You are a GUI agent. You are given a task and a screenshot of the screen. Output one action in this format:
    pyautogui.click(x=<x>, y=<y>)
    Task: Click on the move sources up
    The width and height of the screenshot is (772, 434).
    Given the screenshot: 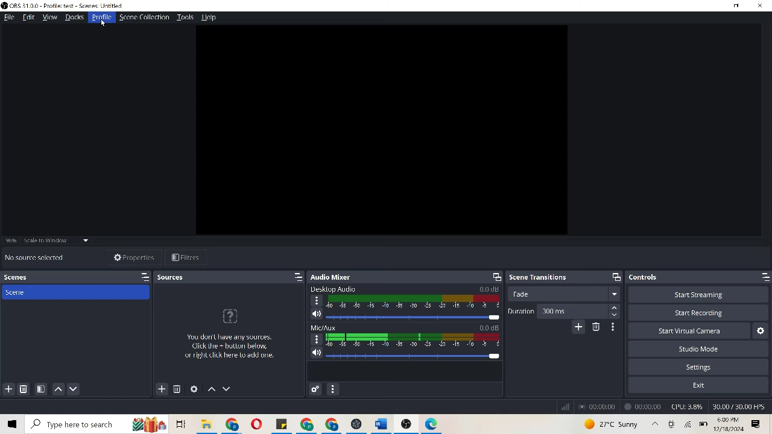 What is the action you would take?
    pyautogui.click(x=211, y=390)
    